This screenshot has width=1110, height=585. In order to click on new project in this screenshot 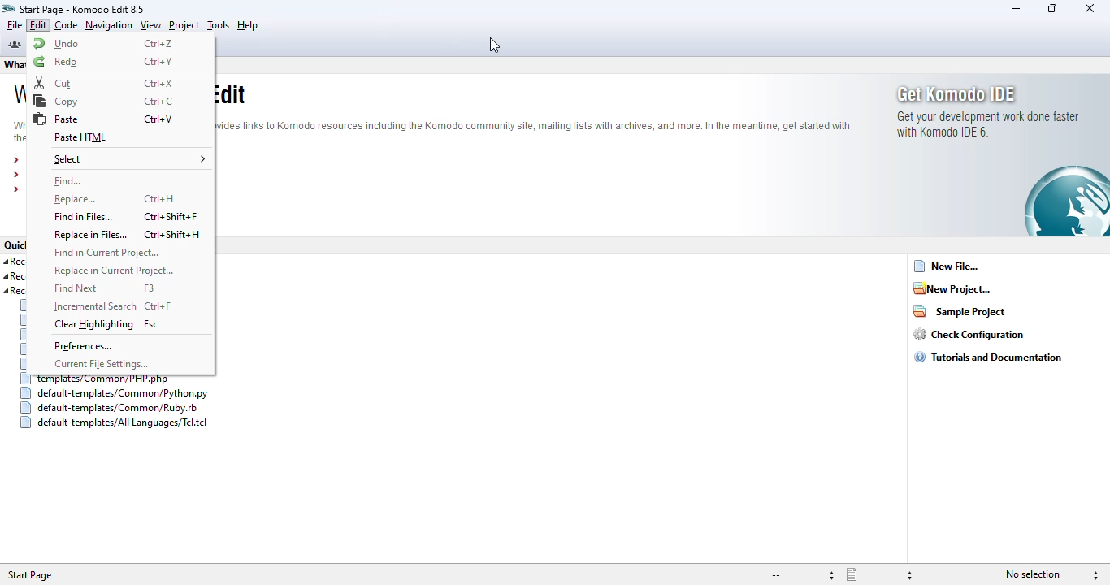, I will do `click(952, 288)`.